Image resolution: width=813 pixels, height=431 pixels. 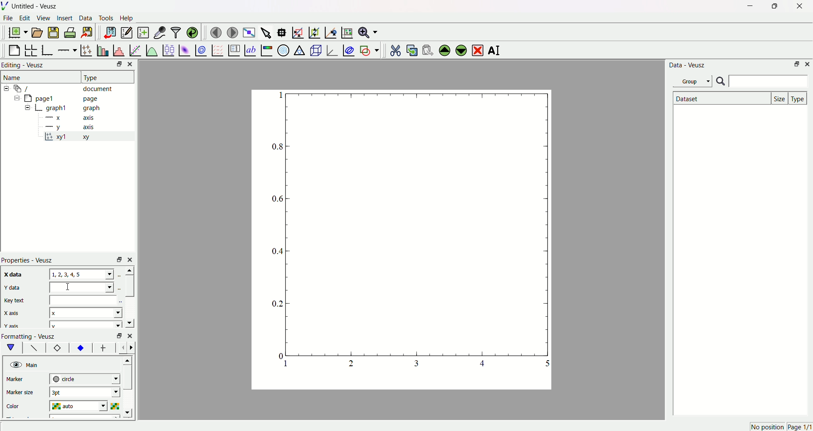 I want to click on move up, so click(x=129, y=359).